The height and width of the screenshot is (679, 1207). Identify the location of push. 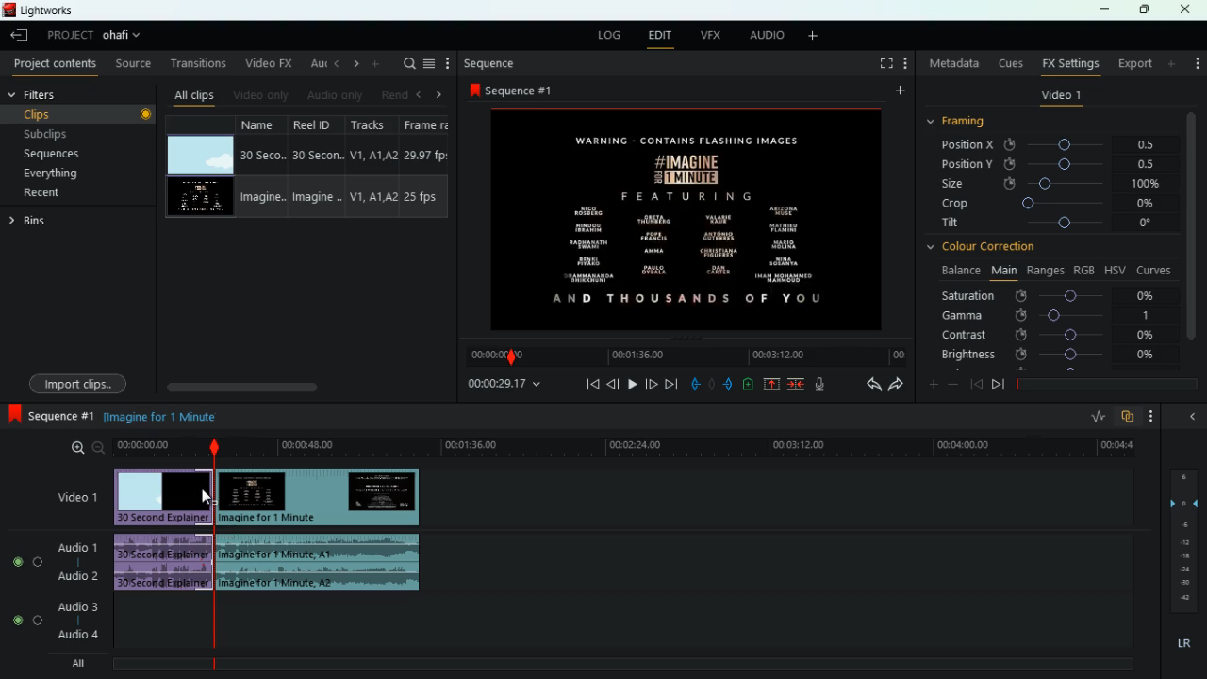
(730, 386).